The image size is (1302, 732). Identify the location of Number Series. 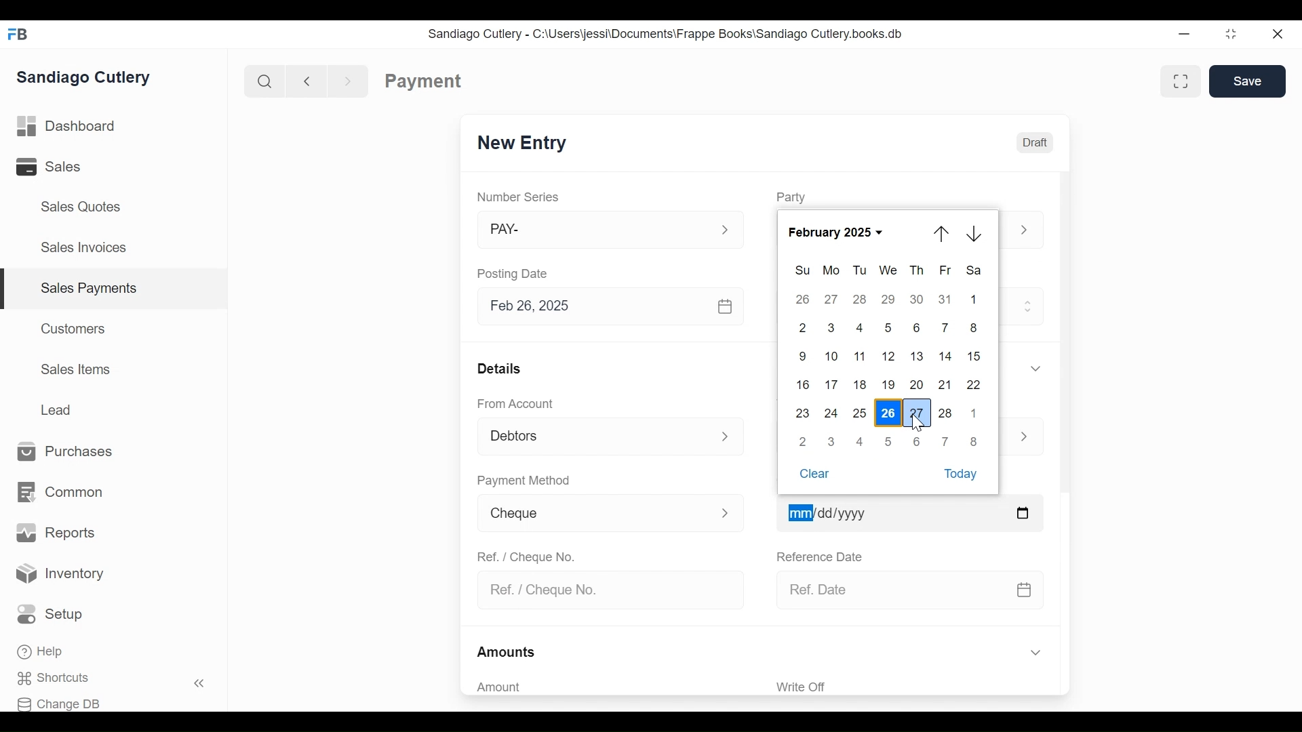
(519, 197).